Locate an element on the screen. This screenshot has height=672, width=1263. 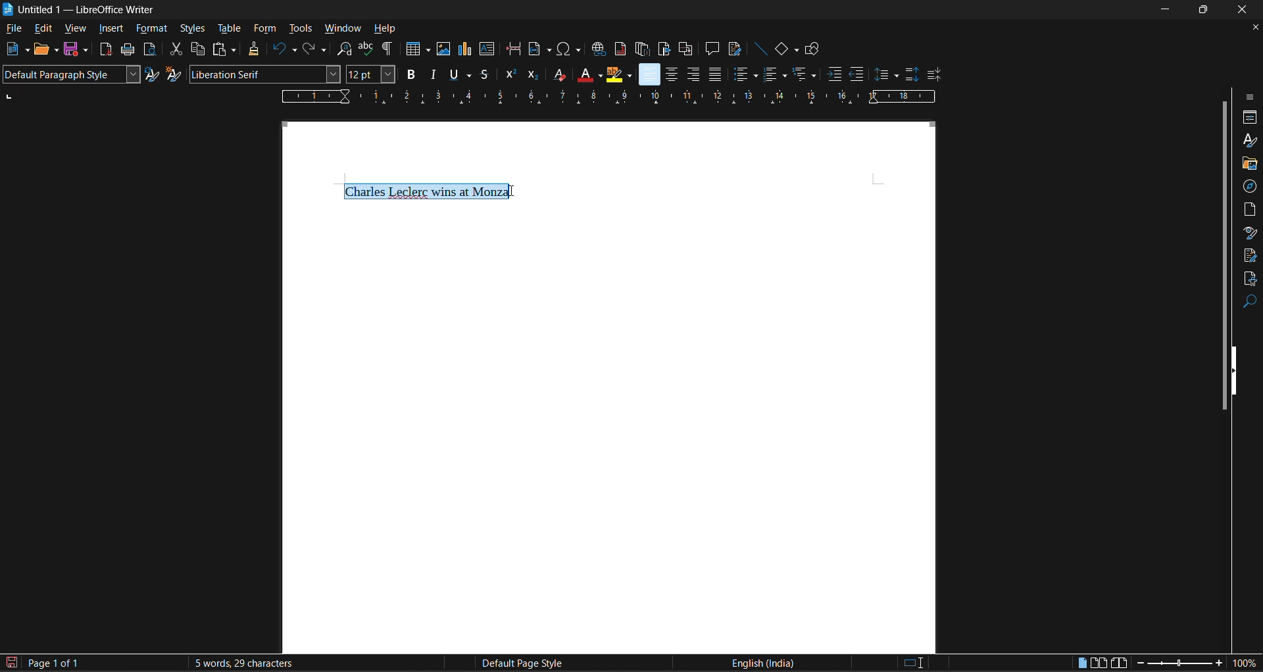
close is located at coordinates (1243, 10).